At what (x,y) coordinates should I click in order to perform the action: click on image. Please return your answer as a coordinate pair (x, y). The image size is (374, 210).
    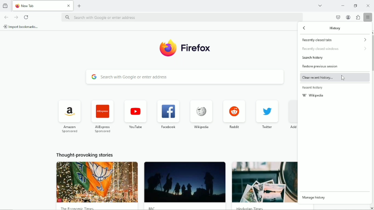
    Looking at the image, I should click on (98, 182).